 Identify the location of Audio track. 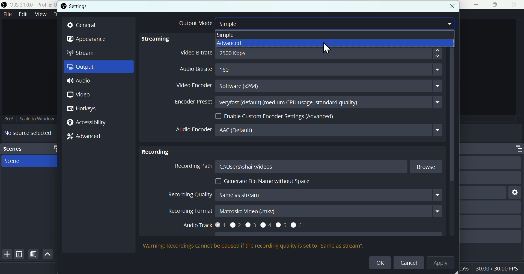
(249, 227).